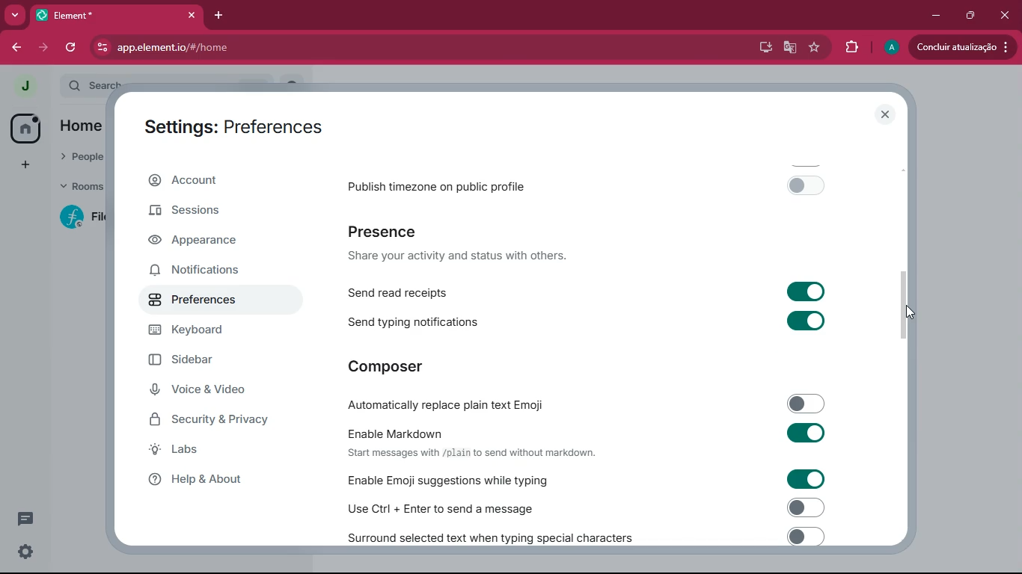 The height and width of the screenshot is (574, 1022). I want to click on profile, so click(23, 84).